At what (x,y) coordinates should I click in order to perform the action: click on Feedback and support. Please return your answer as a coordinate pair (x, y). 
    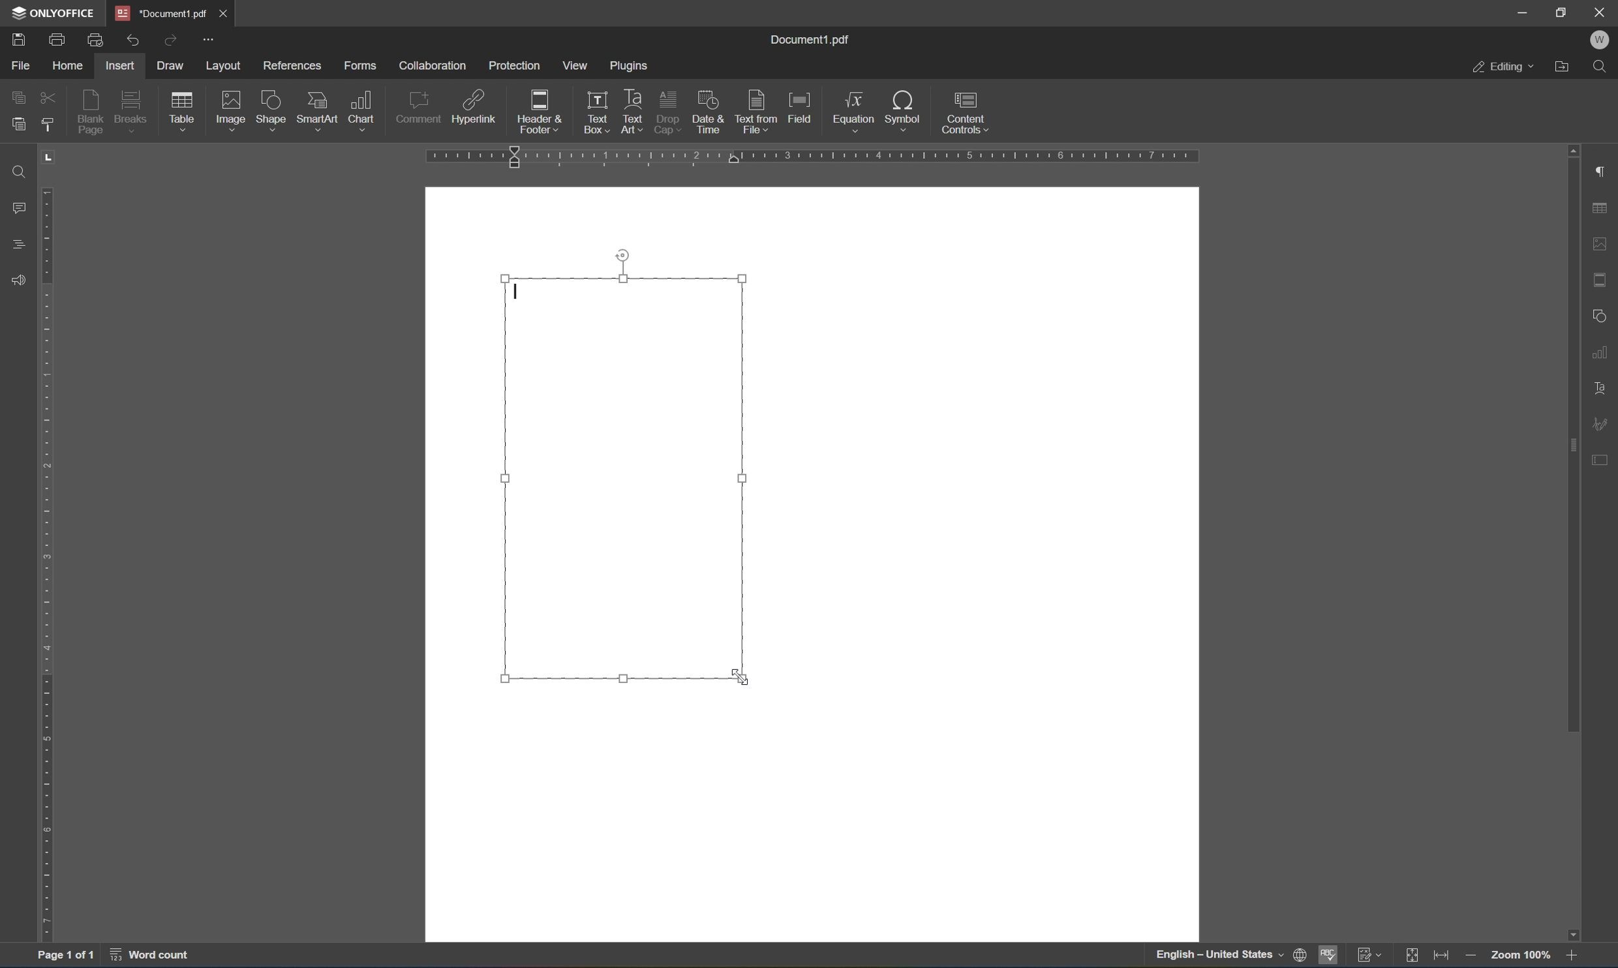
    Looking at the image, I should click on (16, 280).